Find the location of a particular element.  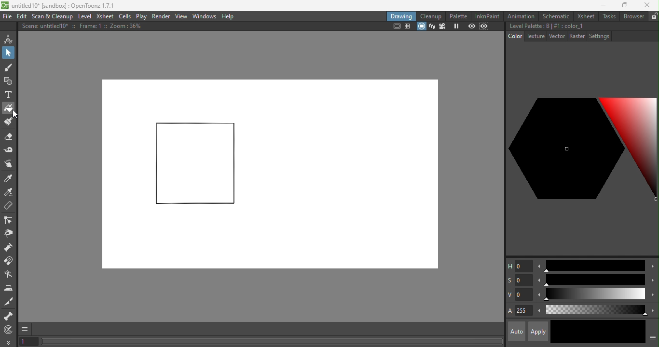

Eraser is located at coordinates (8, 138).